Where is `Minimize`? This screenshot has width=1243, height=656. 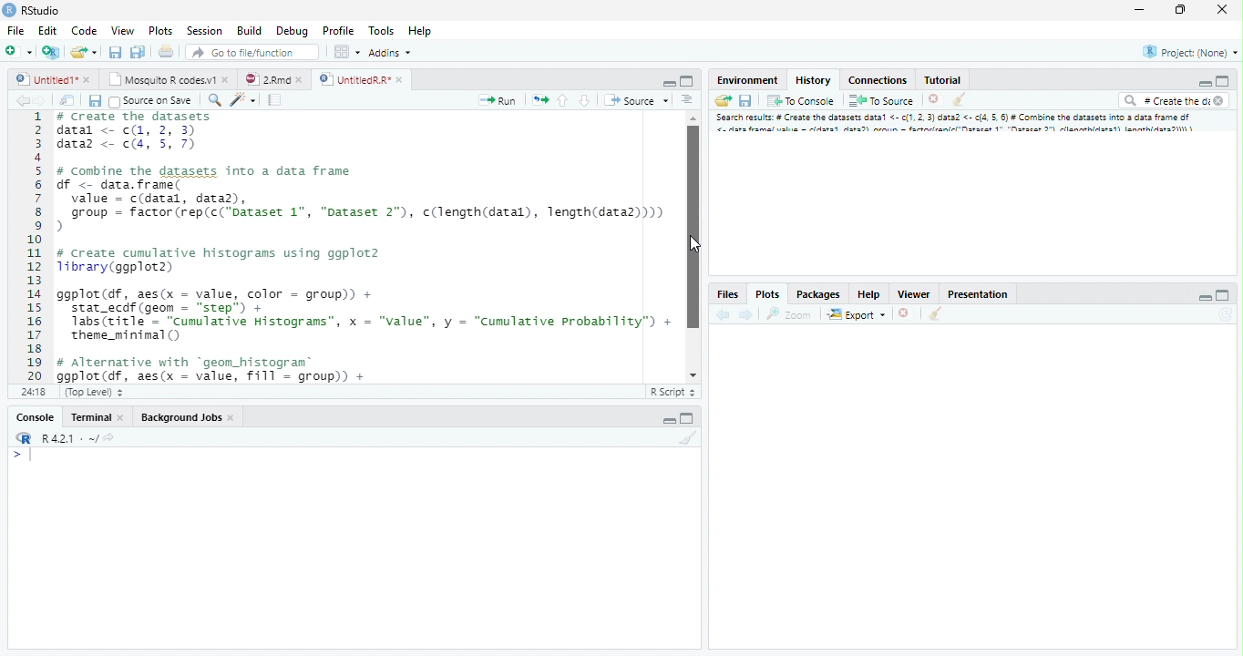 Minimize is located at coordinates (1142, 10).